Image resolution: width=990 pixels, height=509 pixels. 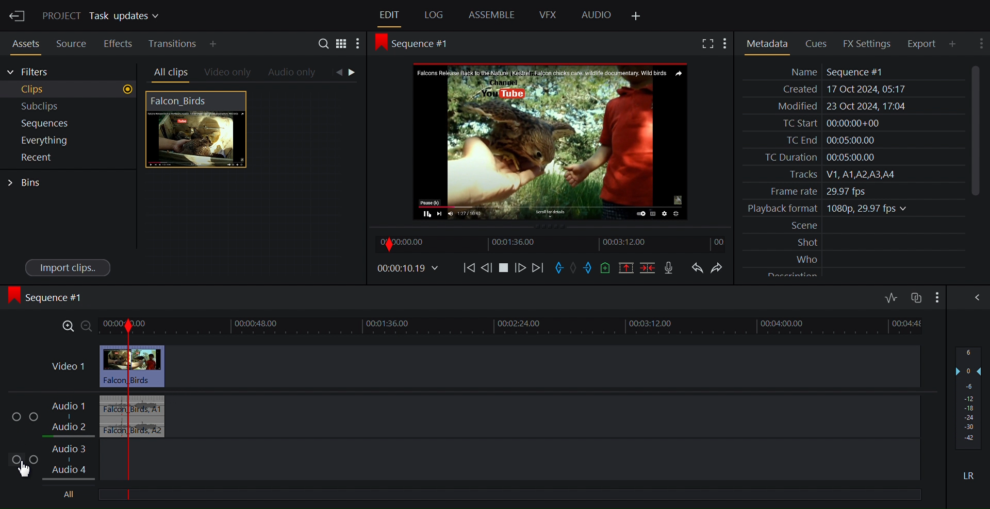 I want to click on (un)mute, so click(x=17, y=417).